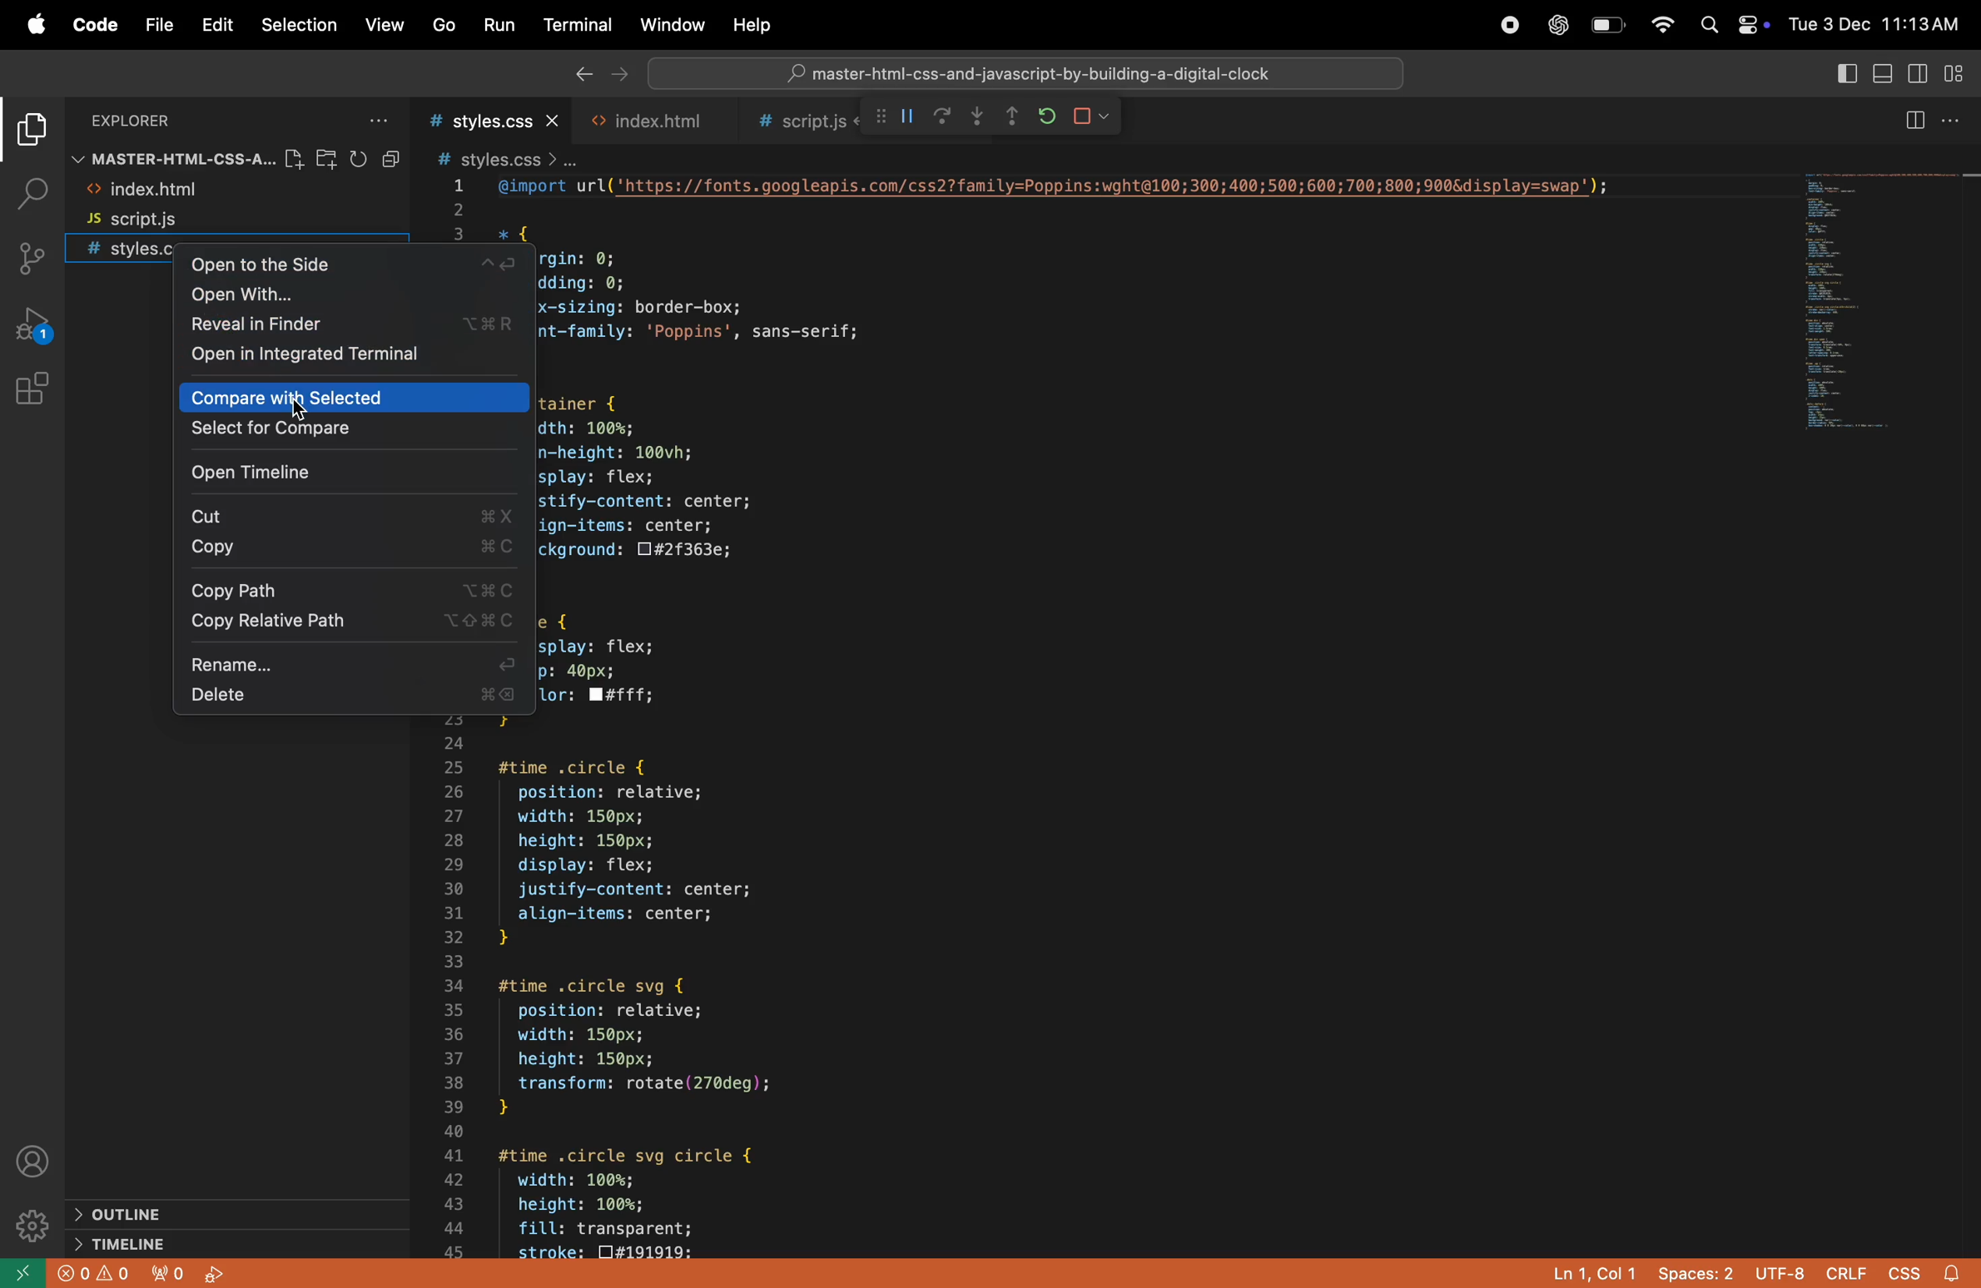 This screenshot has width=1981, height=1288. I want to click on wifi, so click(1661, 22).